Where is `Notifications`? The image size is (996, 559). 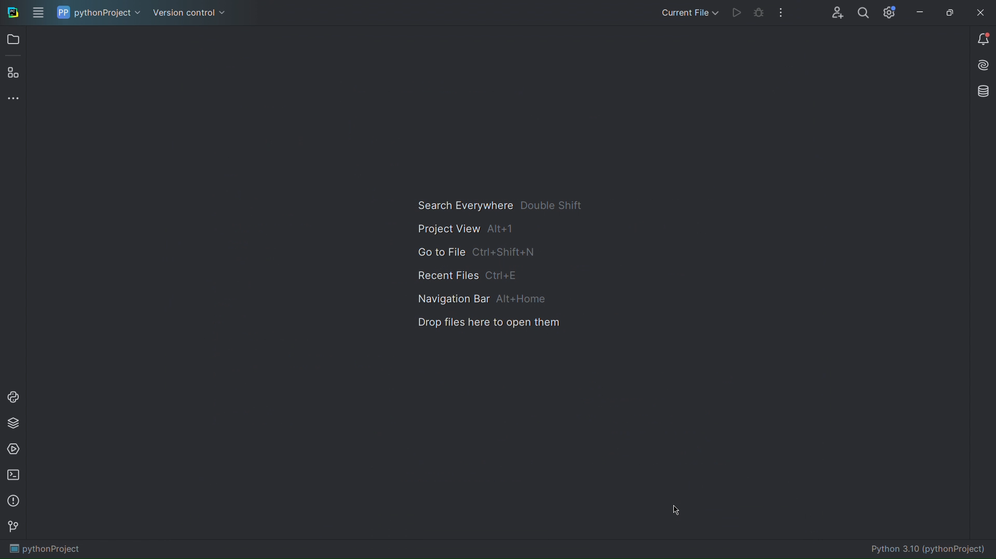 Notifications is located at coordinates (981, 38).